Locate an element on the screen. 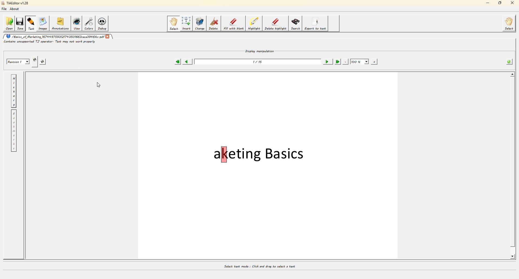 The width and height of the screenshot is (519, 279). annotations is located at coordinates (60, 23).